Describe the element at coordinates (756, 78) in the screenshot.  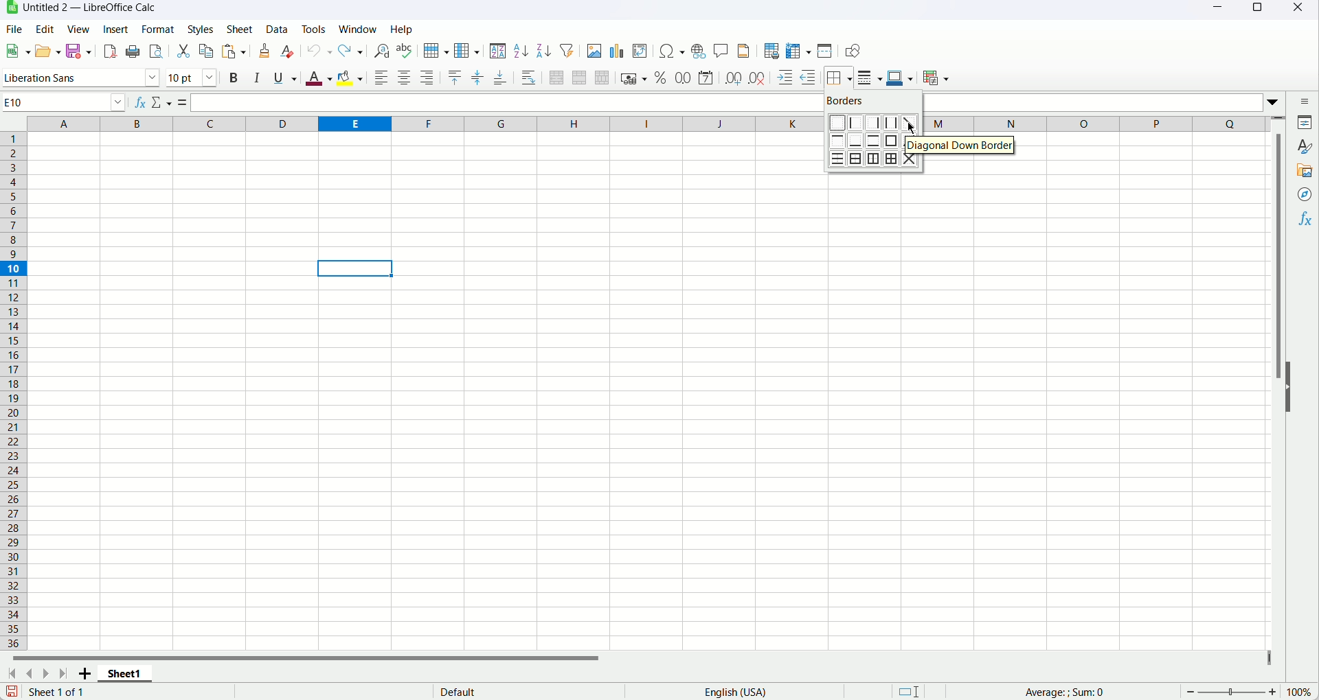
I see `remove decimal place` at that location.